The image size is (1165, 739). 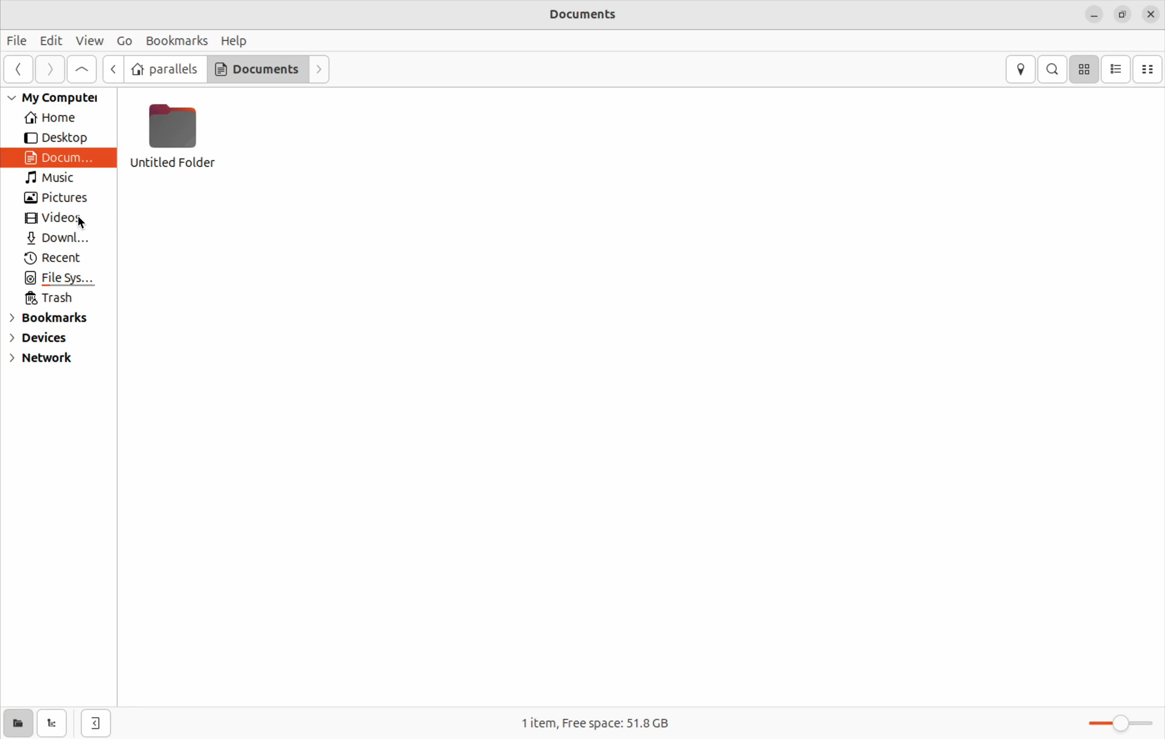 I want to click on Edit, so click(x=50, y=41).